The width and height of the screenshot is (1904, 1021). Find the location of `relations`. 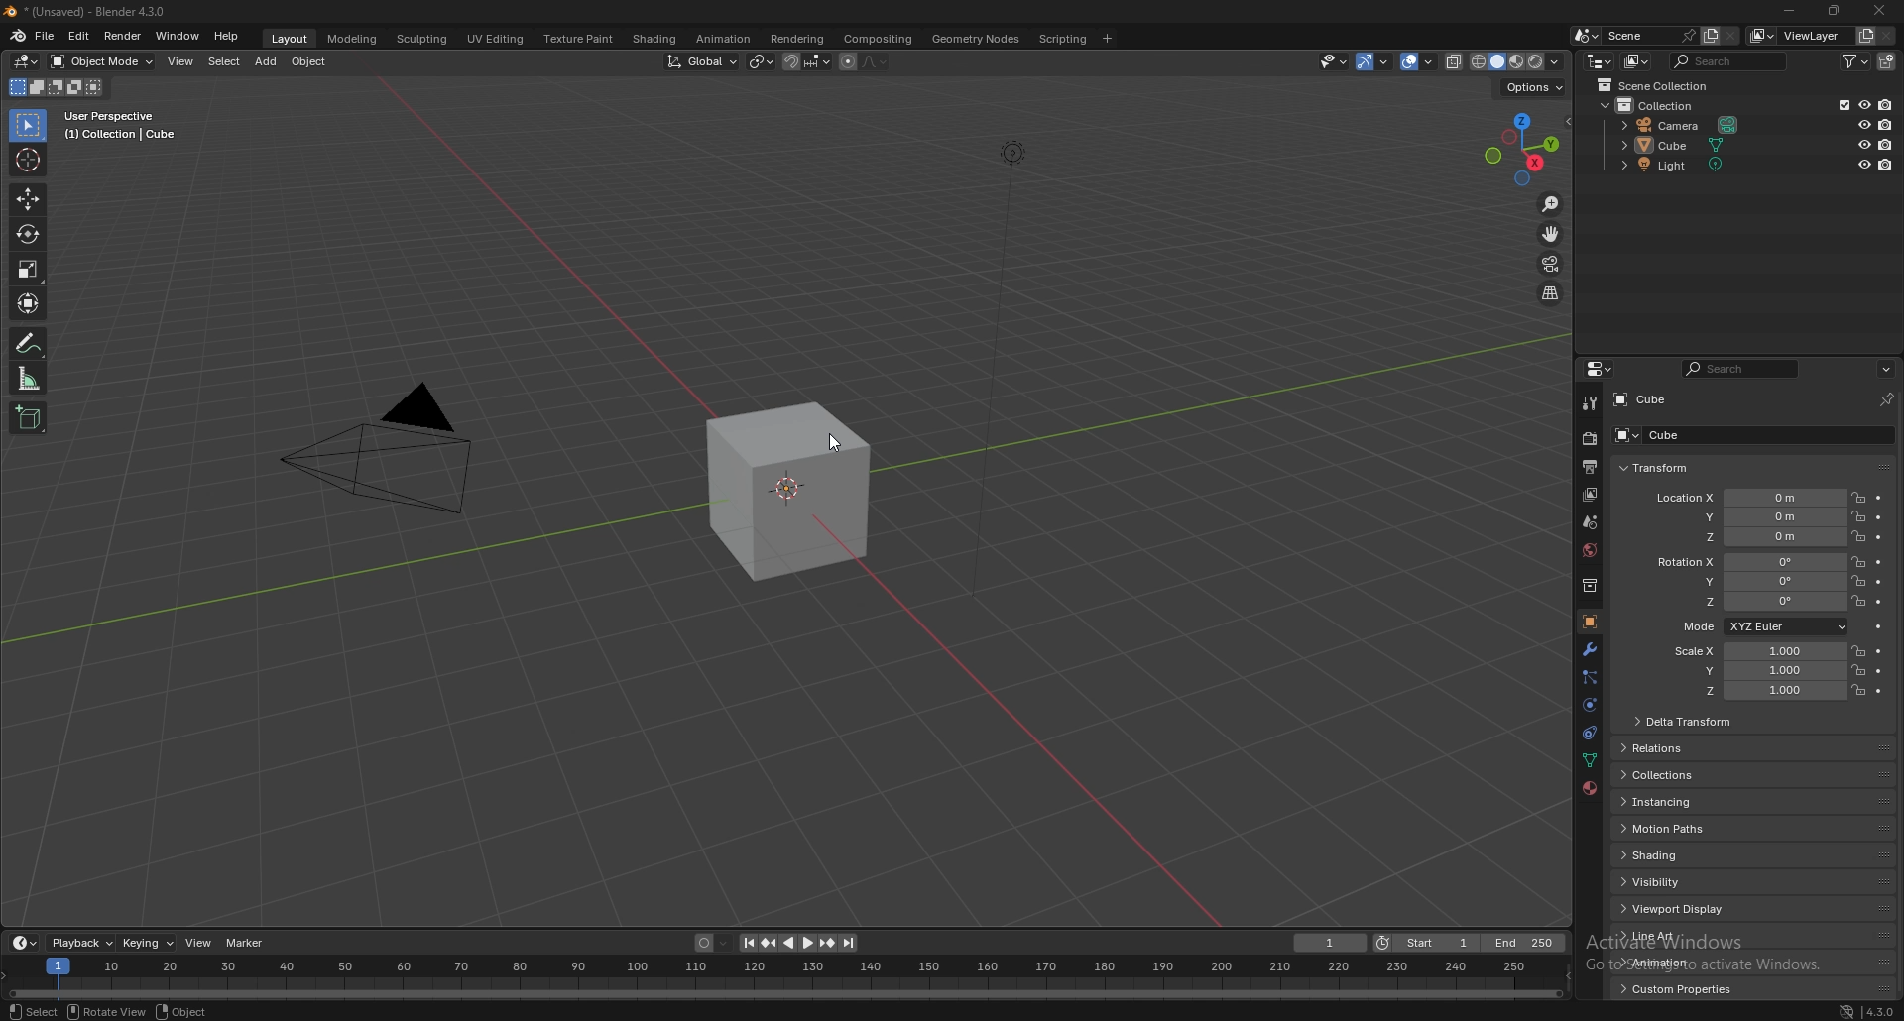

relations is located at coordinates (1668, 749).